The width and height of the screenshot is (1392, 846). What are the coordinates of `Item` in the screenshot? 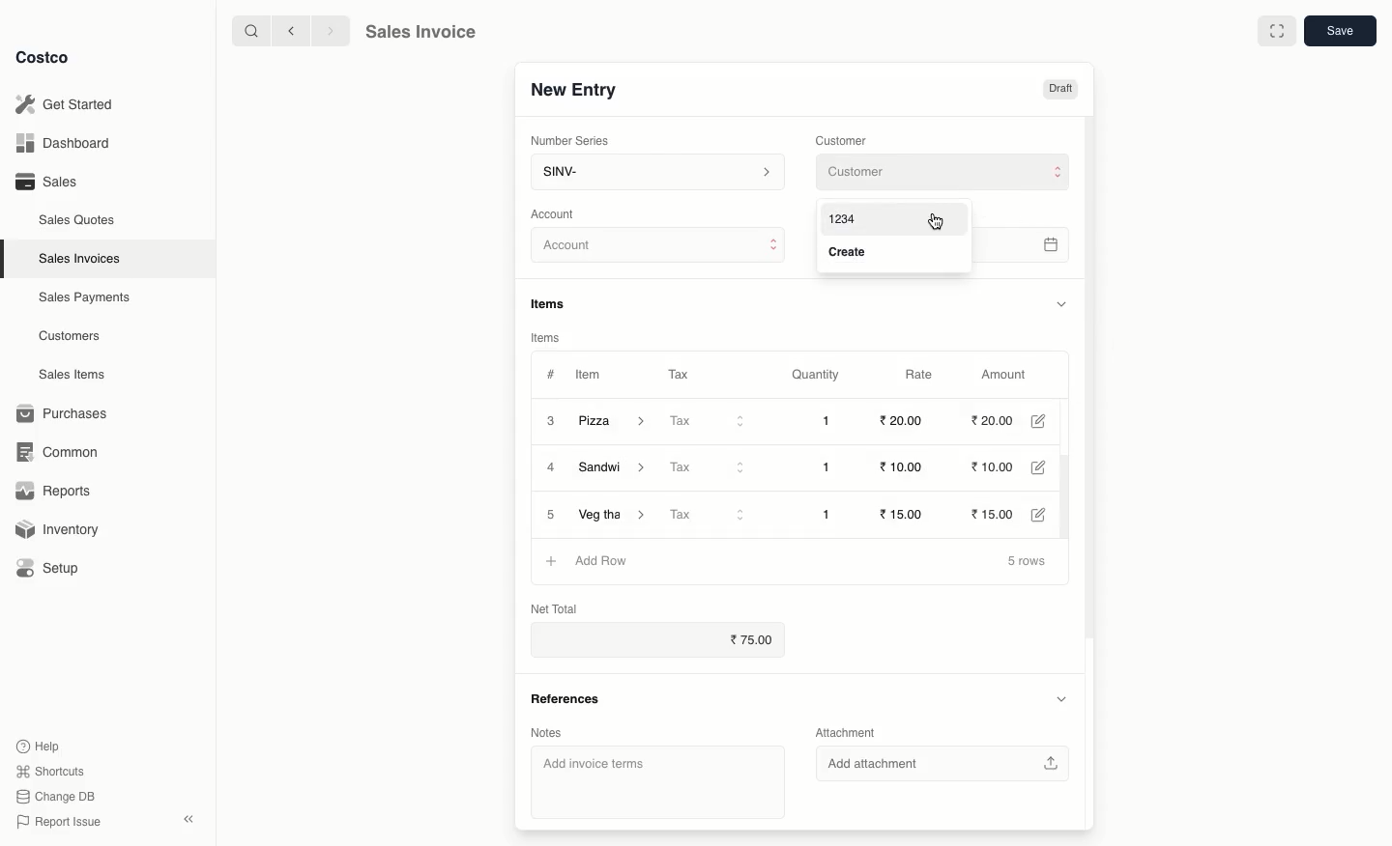 It's located at (591, 377).